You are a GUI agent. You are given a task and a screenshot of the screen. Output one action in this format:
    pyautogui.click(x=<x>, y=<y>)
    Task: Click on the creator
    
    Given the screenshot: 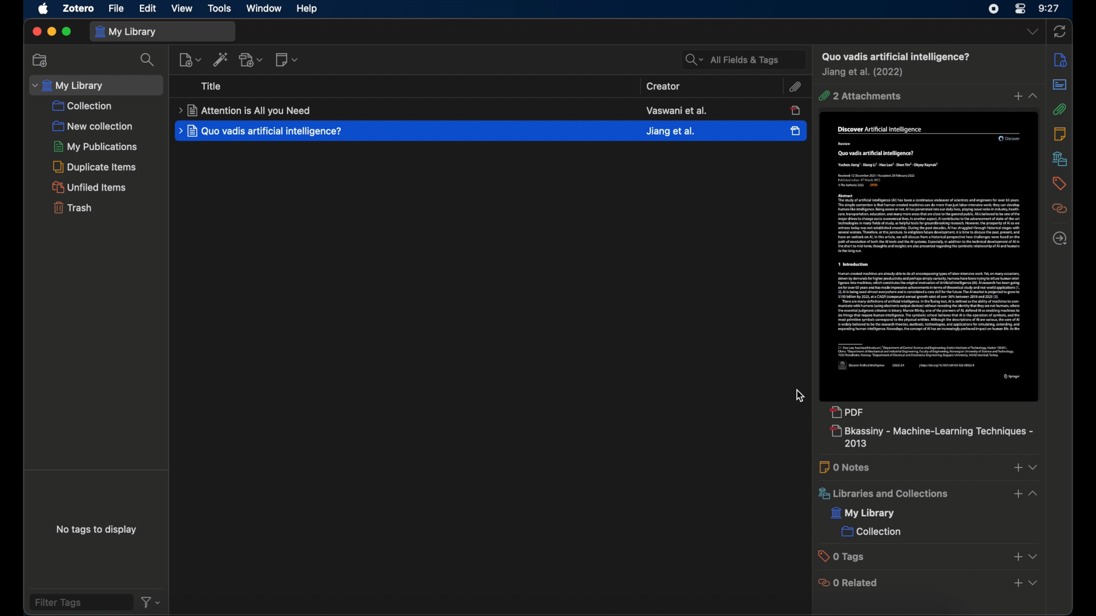 What is the action you would take?
    pyautogui.click(x=864, y=73)
    